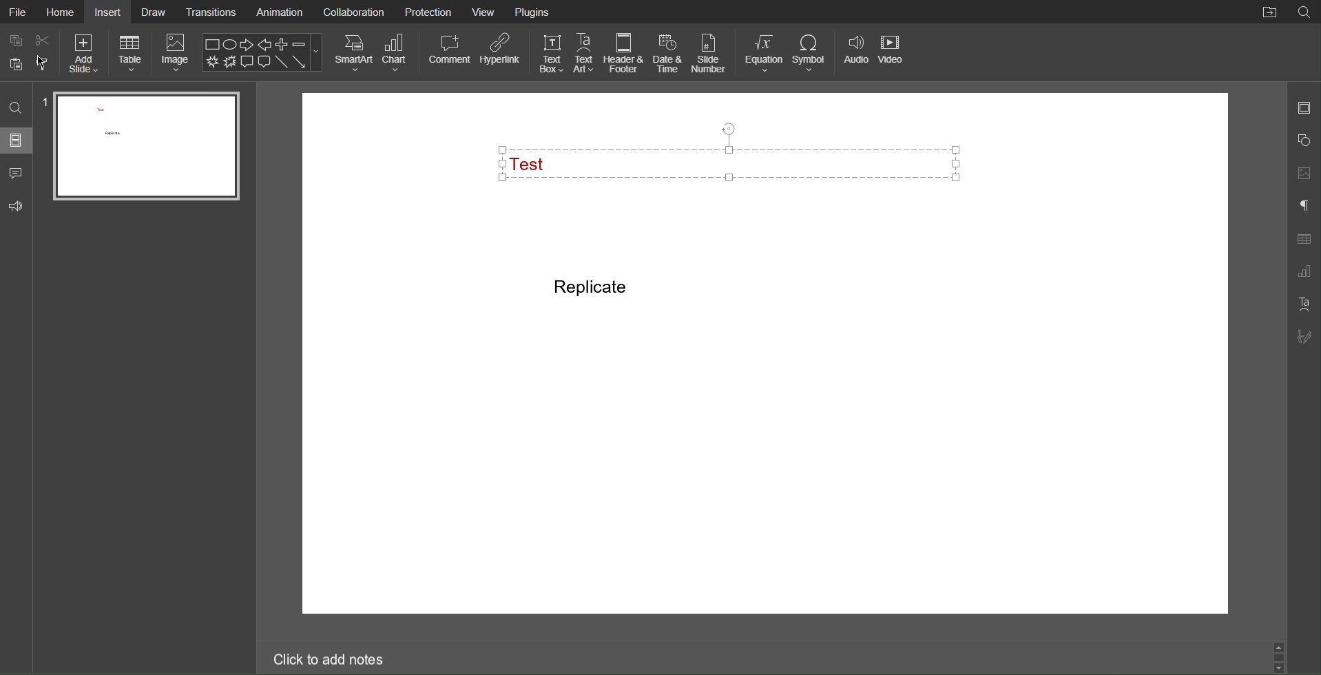 This screenshot has height=675, width=1321. What do you see at coordinates (625, 54) in the screenshot?
I see `Header & Footer` at bounding box center [625, 54].